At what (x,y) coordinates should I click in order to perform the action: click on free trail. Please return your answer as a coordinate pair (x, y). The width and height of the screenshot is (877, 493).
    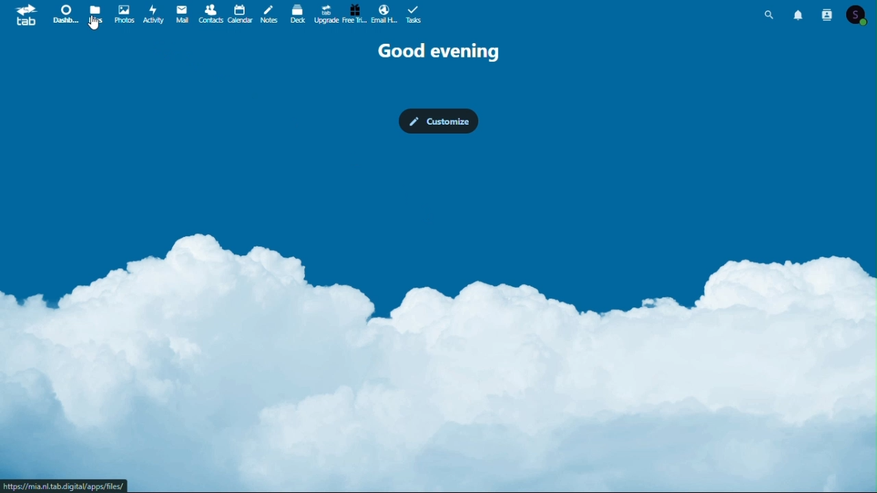
    Looking at the image, I should click on (354, 13).